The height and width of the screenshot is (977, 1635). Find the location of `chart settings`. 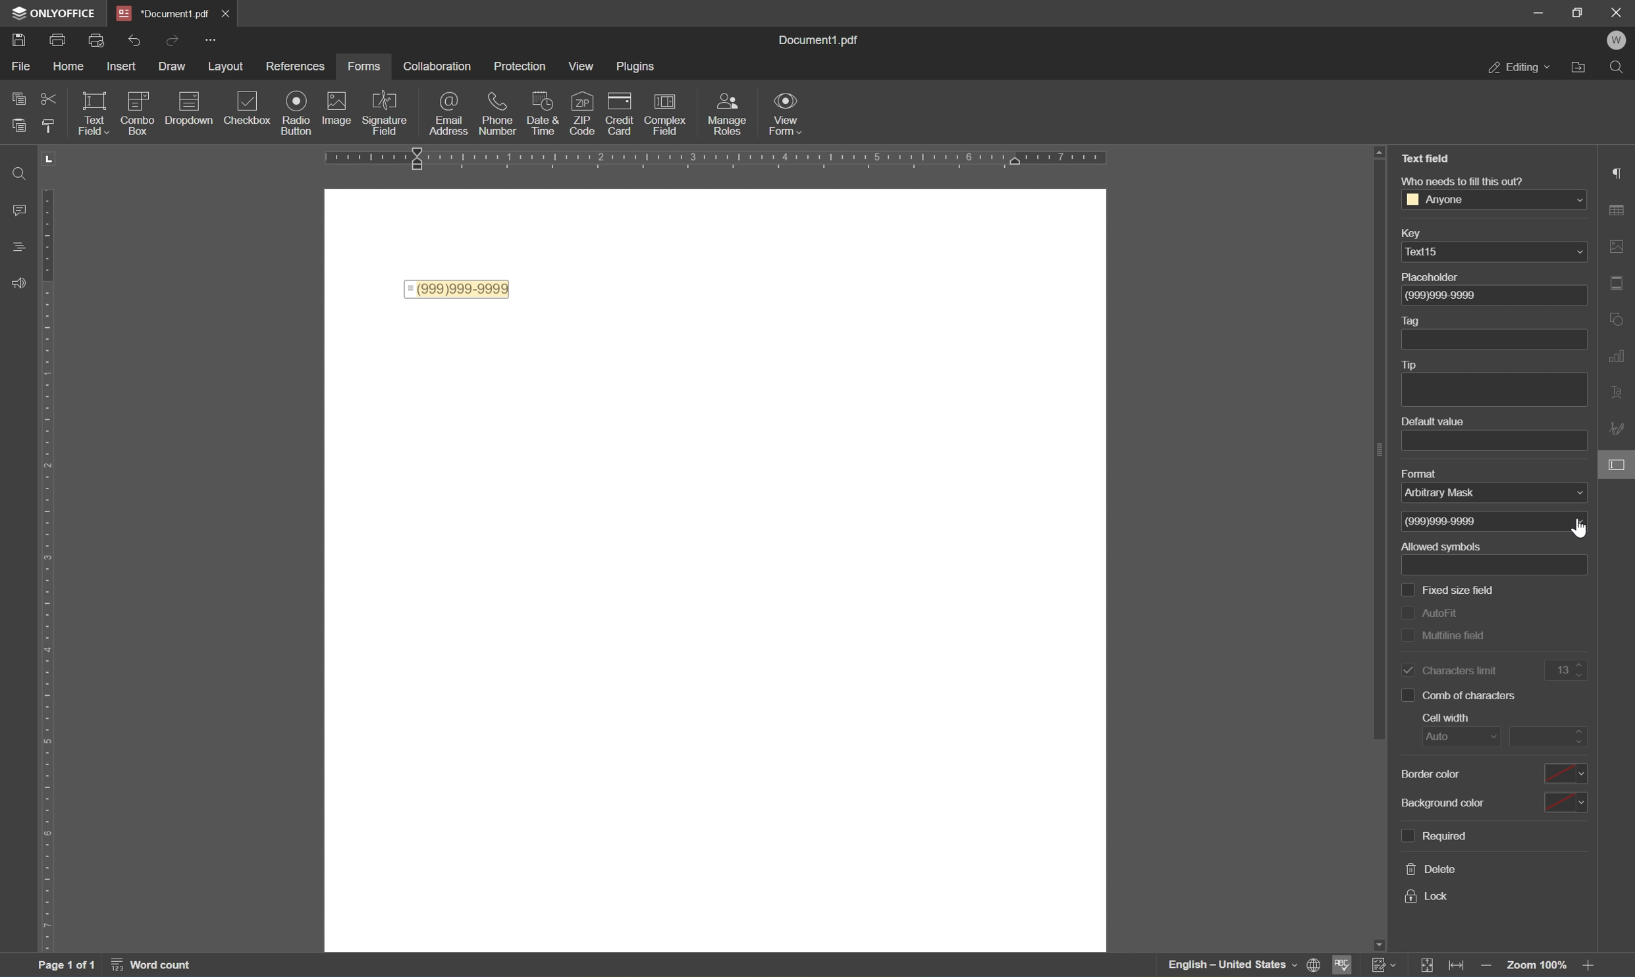

chart settings is located at coordinates (1621, 357).